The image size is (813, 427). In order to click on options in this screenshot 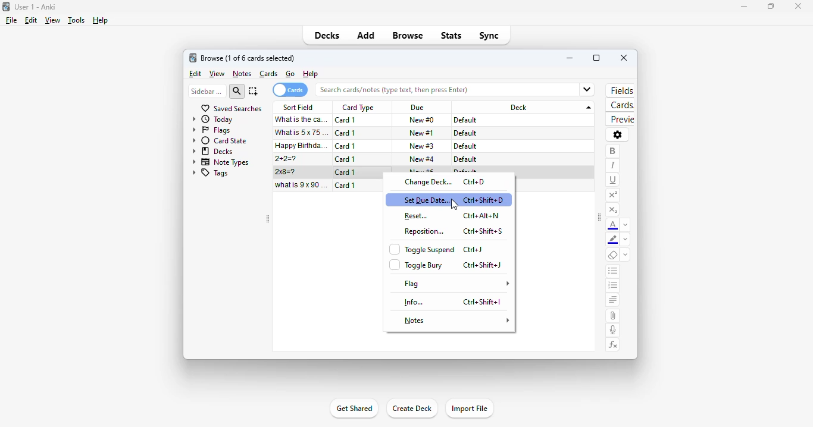, I will do `click(617, 134)`.